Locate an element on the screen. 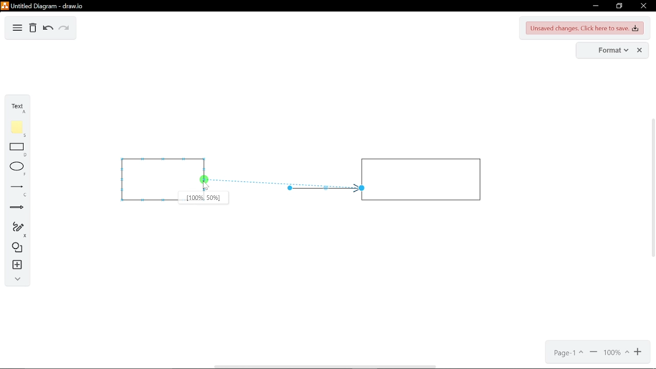 Image resolution: width=656 pixels, height=369 pixels. format is located at coordinates (607, 50).